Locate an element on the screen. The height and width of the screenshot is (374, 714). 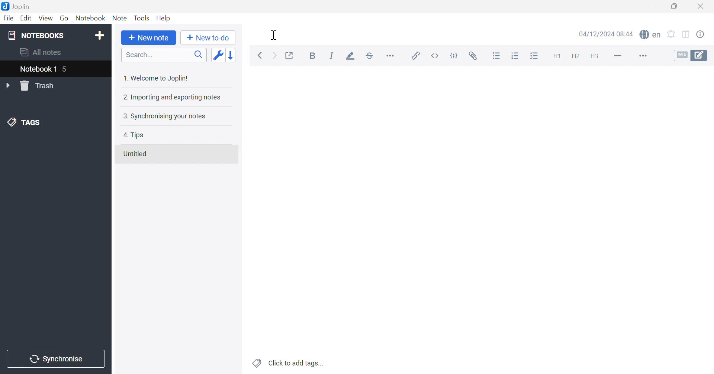
Checkbox list is located at coordinates (535, 56).